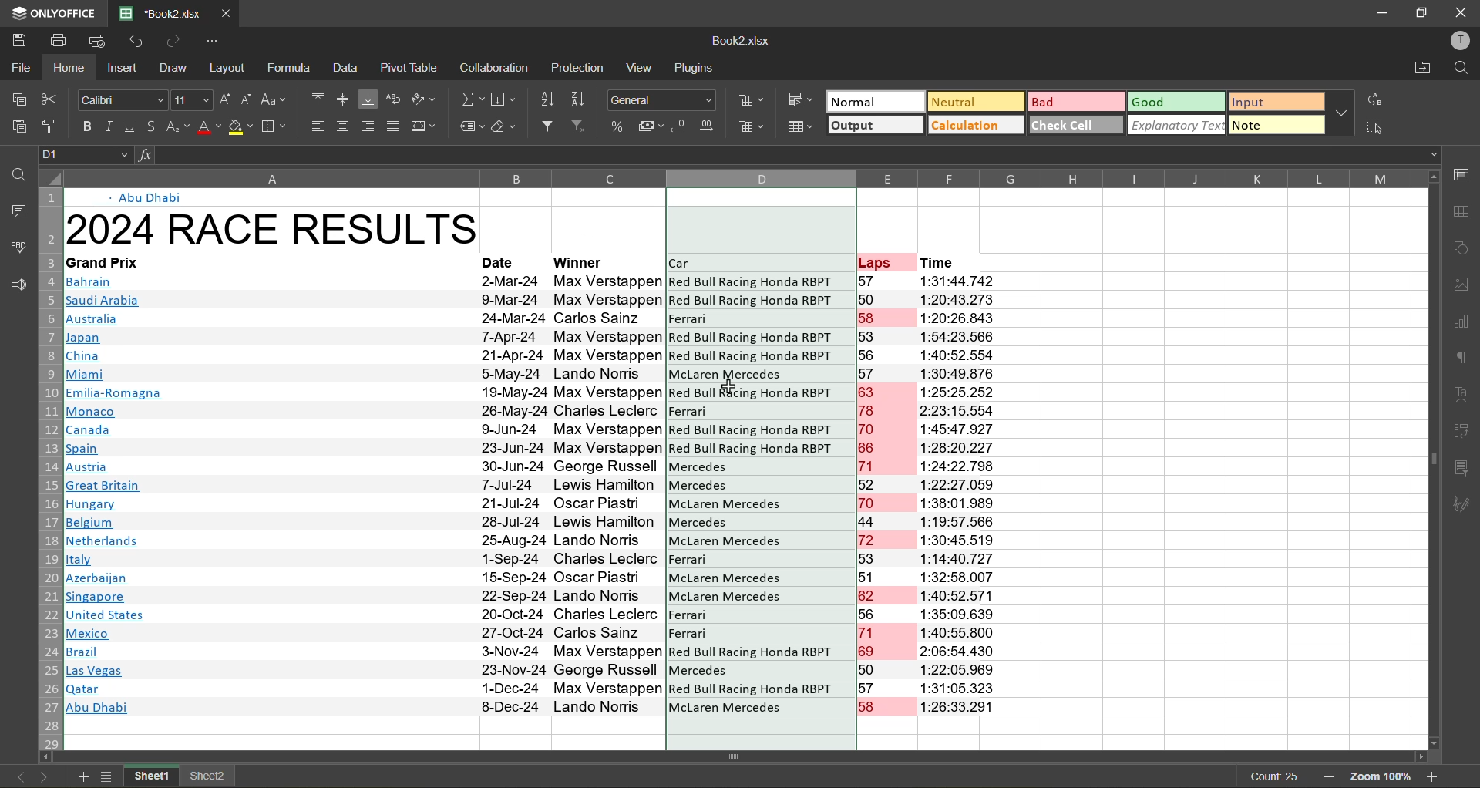 This screenshot has width=1480, height=788. What do you see at coordinates (60, 39) in the screenshot?
I see `print` at bounding box center [60, 39].